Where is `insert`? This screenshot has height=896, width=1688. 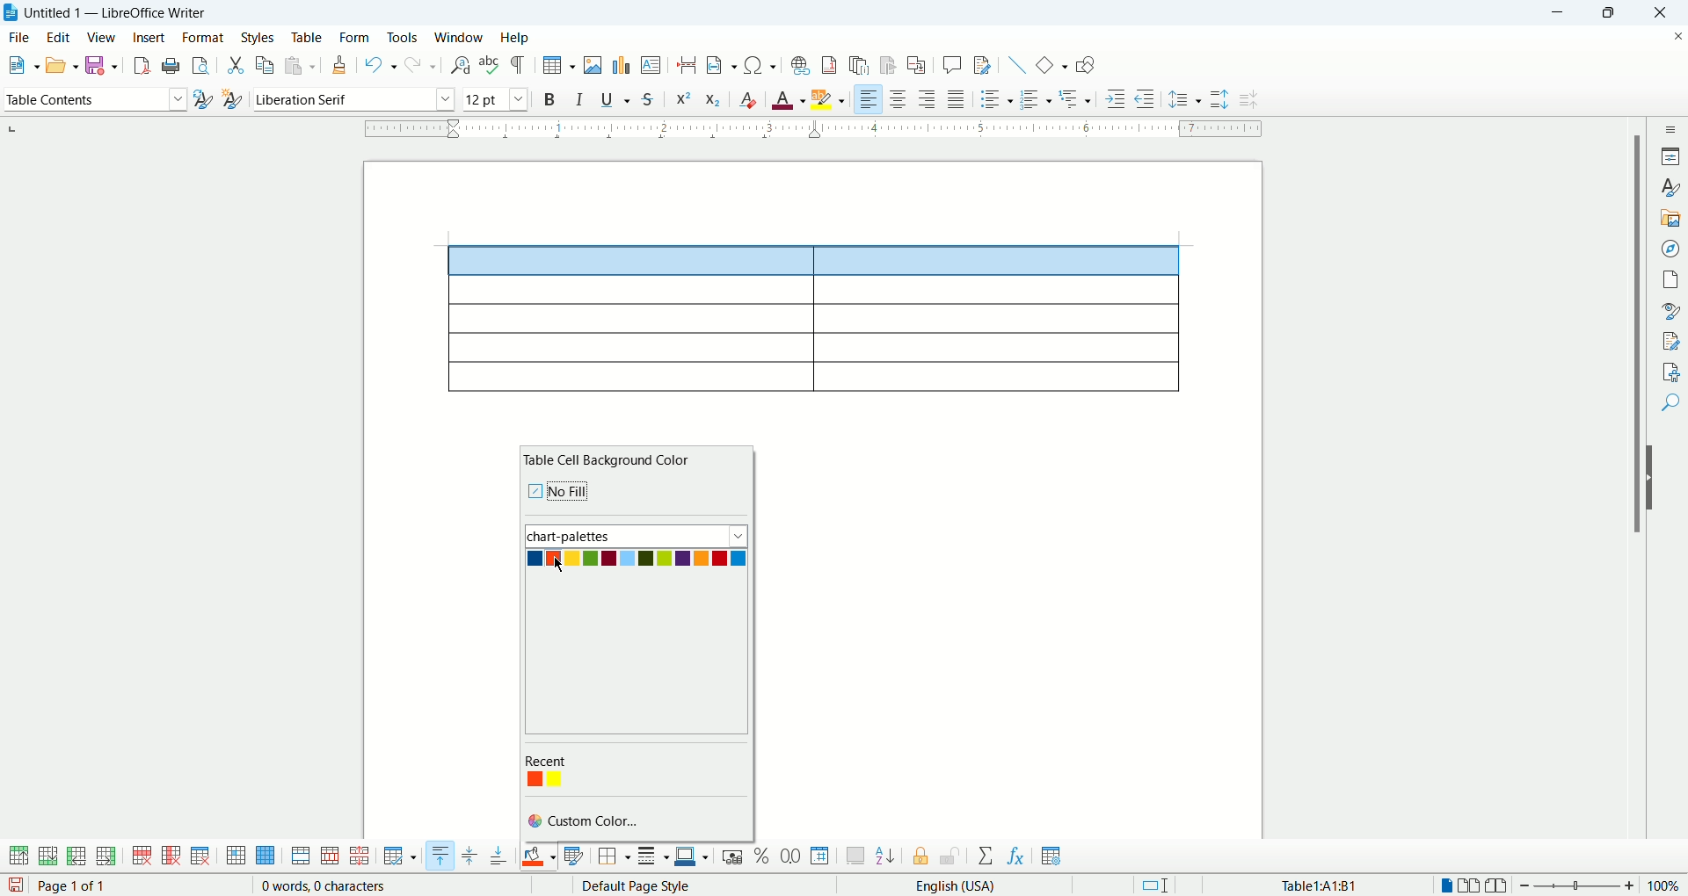
insert is located at coordinates (150, 37).